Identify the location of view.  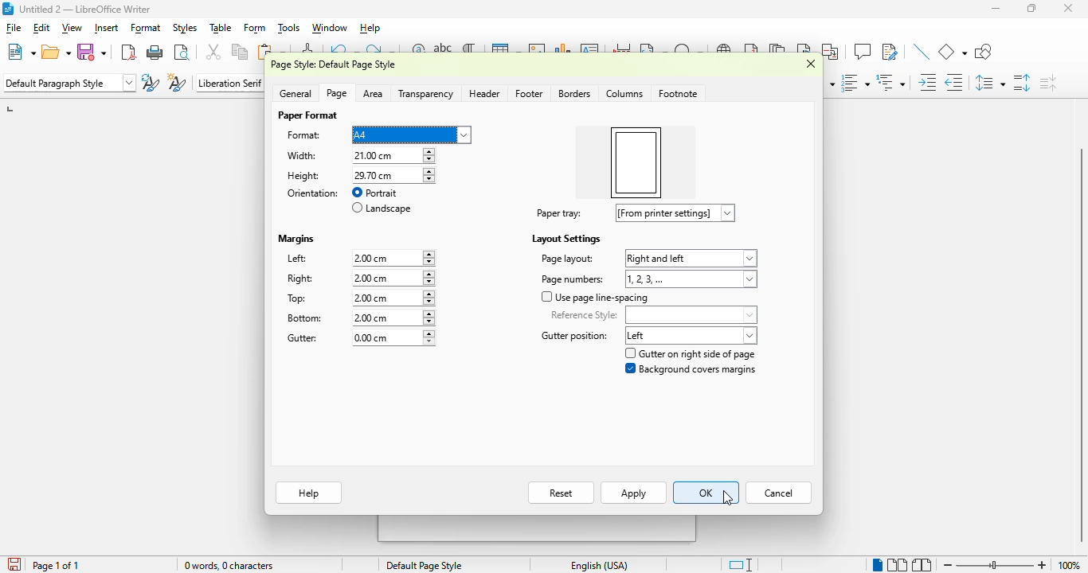
(72, 27).